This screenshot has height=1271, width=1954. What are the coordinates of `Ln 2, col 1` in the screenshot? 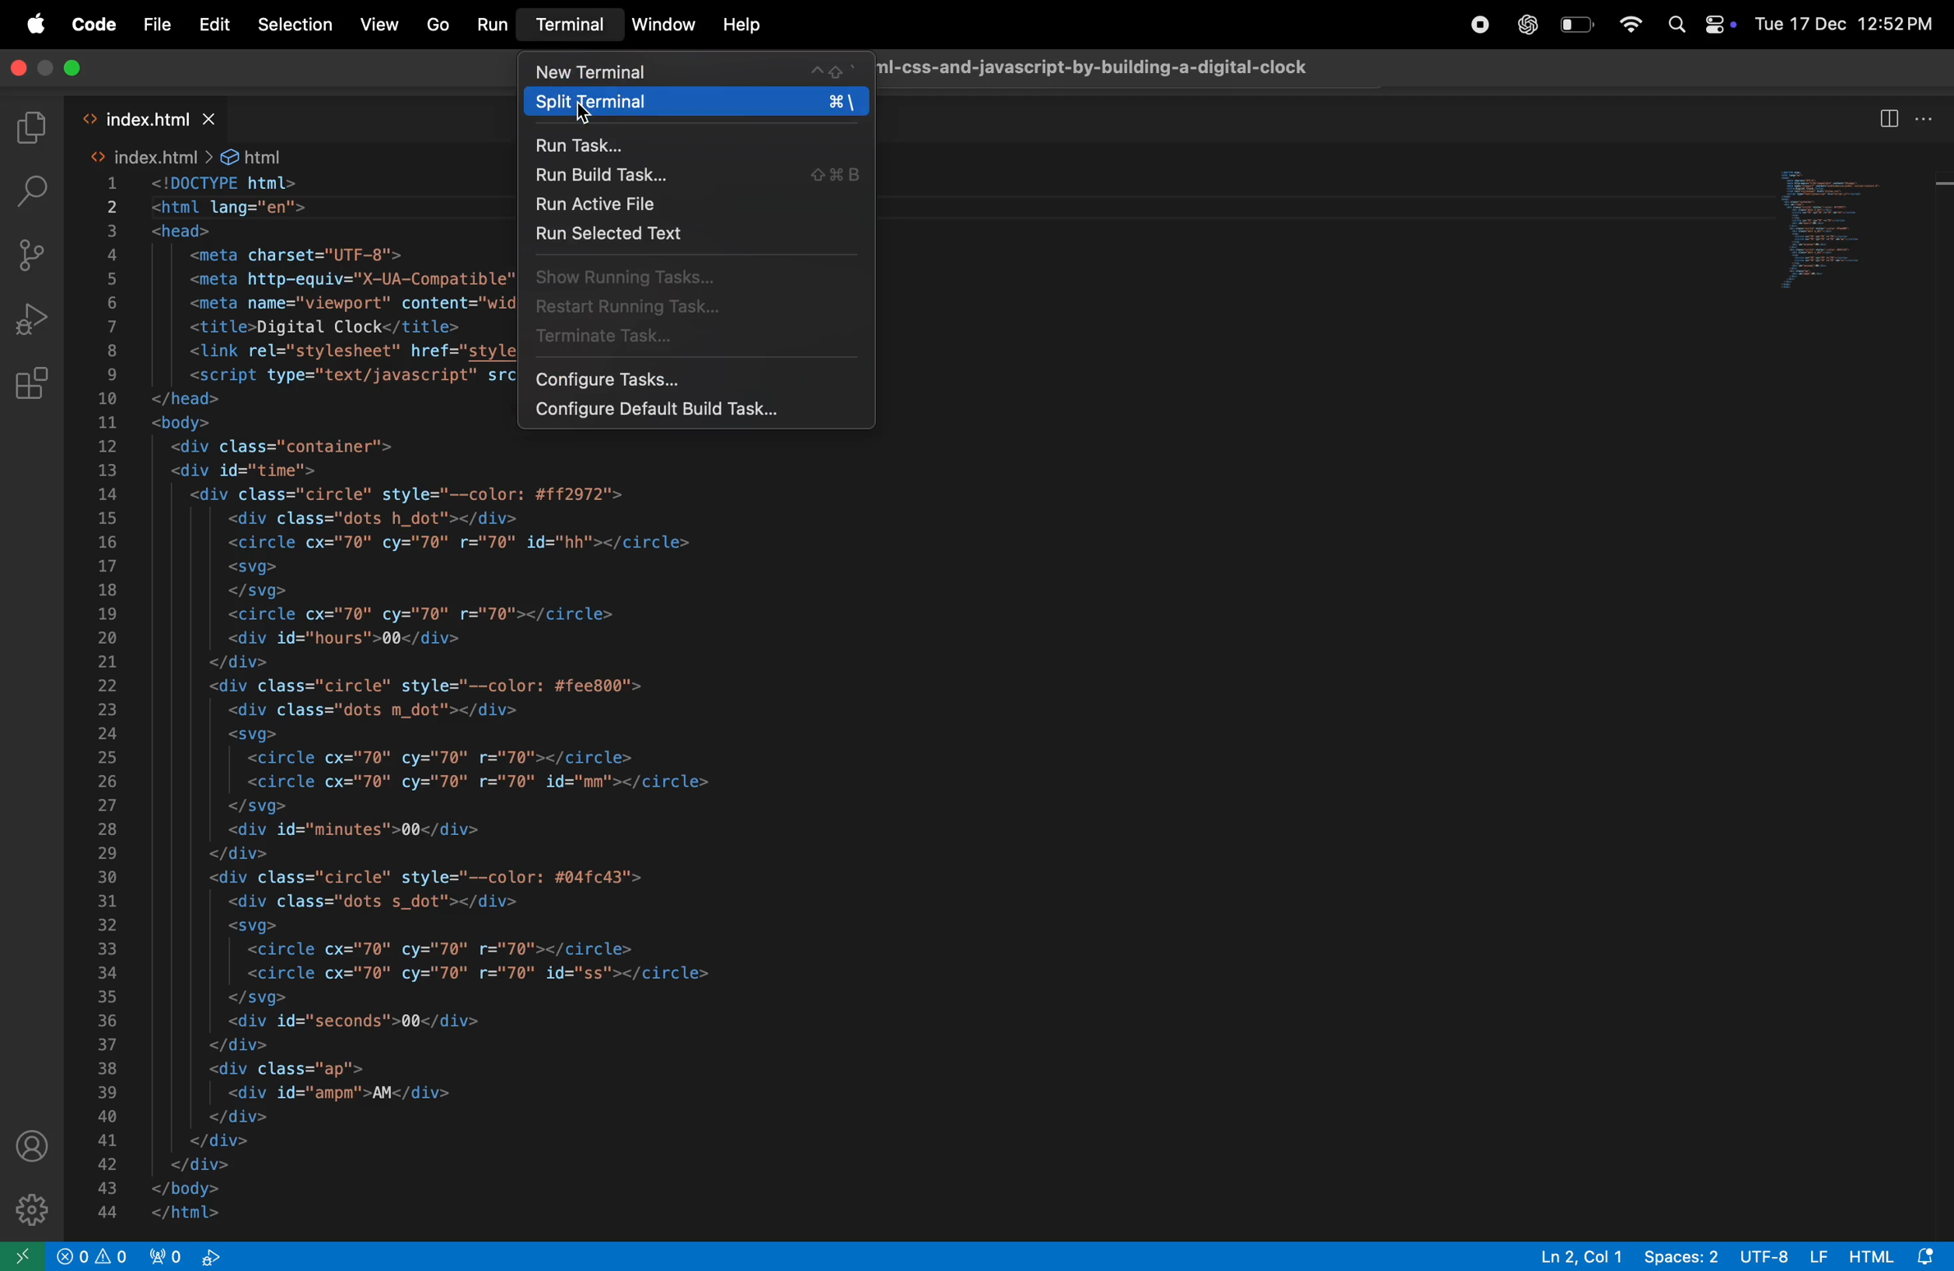 It's located at (1580, 1255).